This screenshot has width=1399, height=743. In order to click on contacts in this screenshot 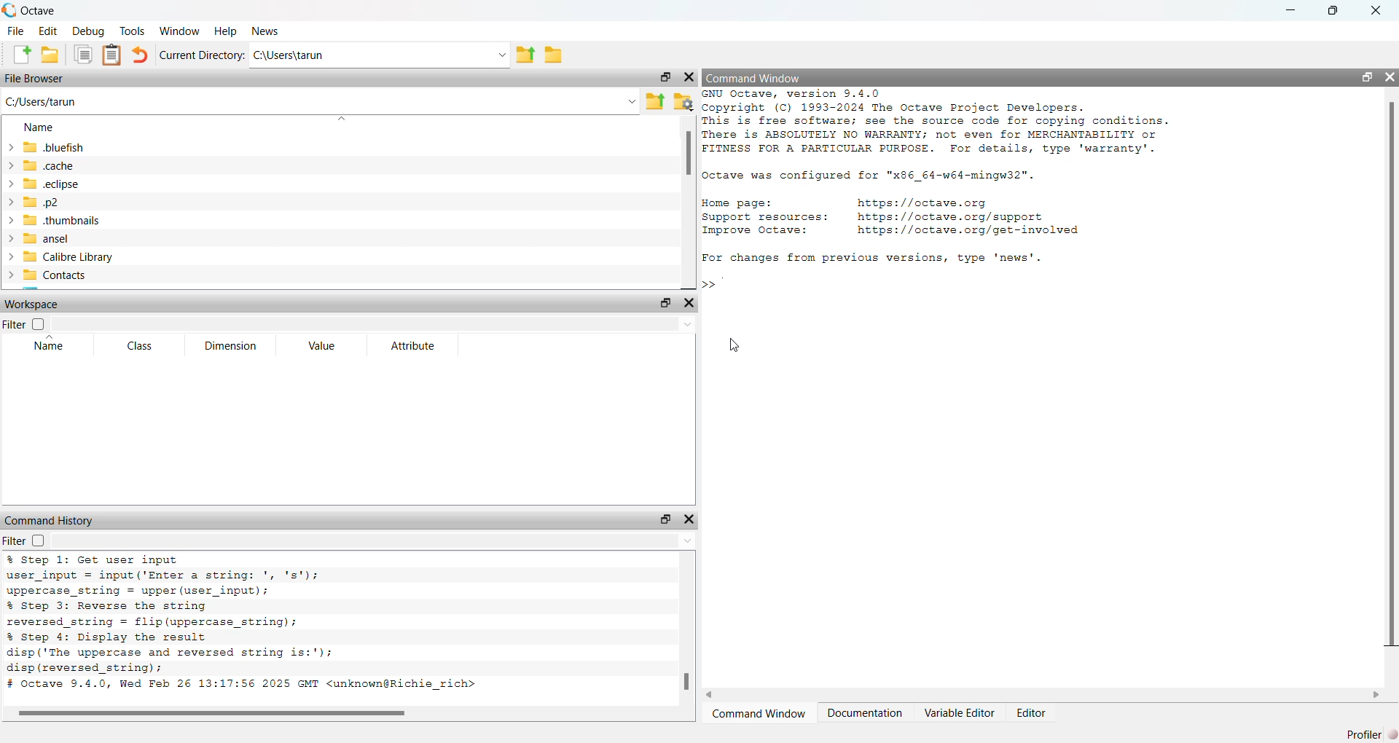, I will do `click(64, 277)`.